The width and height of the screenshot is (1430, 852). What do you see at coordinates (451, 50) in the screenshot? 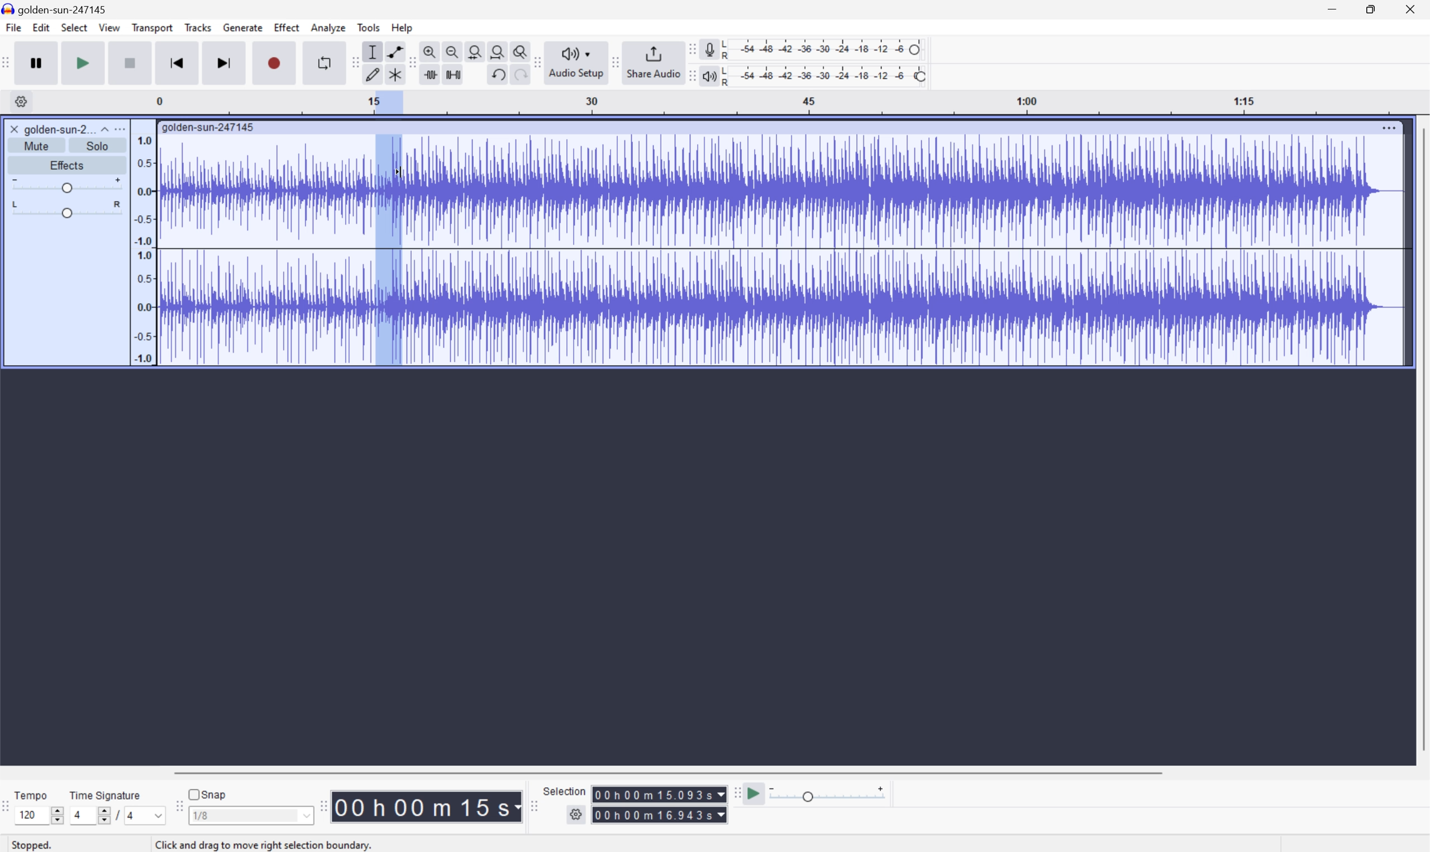
I see `Zoom out` at bounding box center [451, 50].